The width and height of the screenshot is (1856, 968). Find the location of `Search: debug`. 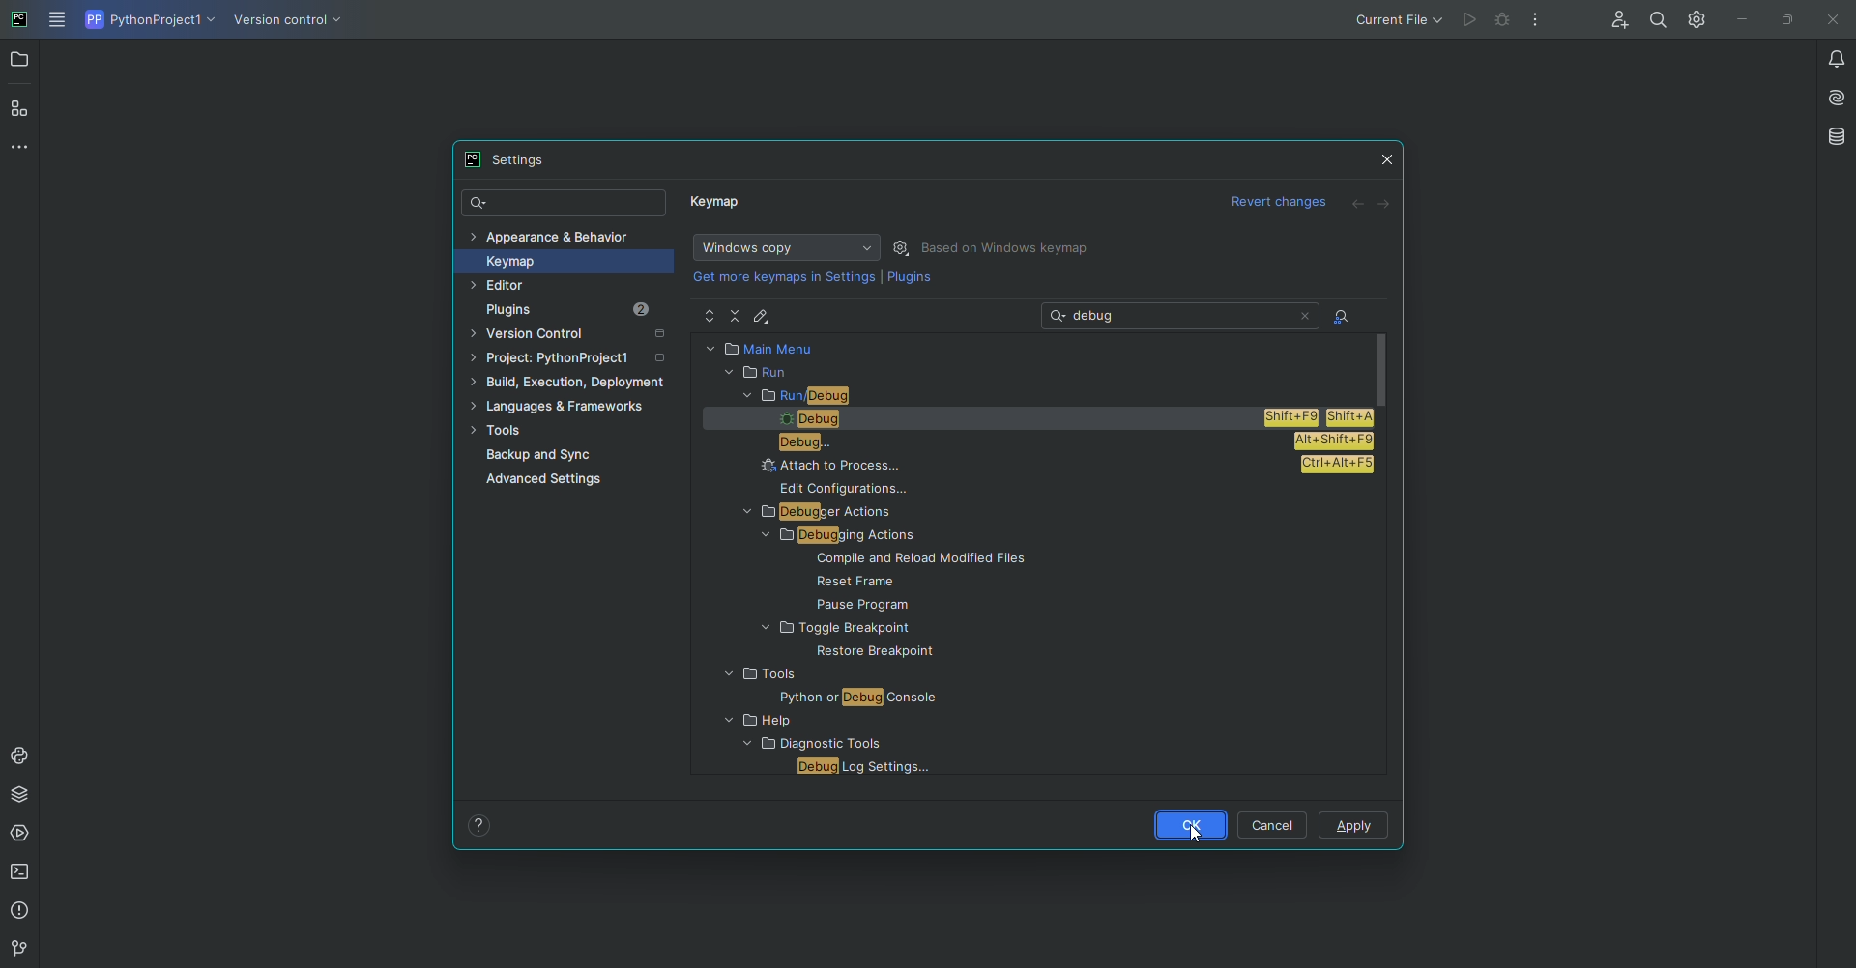

Search: debug is located at coordinates (1182, 315).